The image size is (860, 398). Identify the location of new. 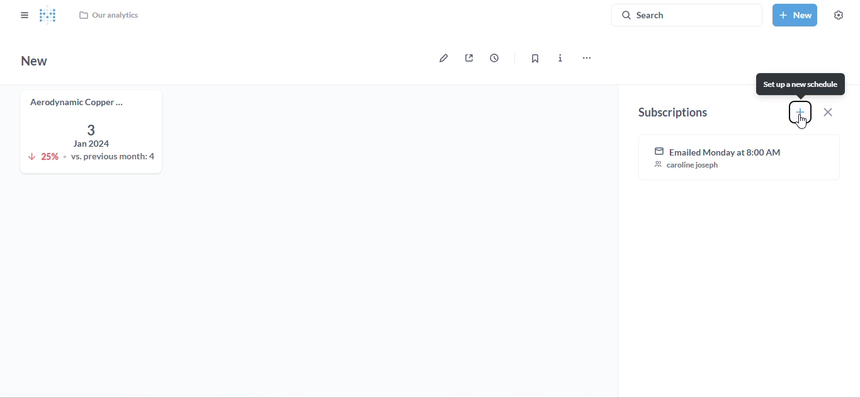
(35, 60).